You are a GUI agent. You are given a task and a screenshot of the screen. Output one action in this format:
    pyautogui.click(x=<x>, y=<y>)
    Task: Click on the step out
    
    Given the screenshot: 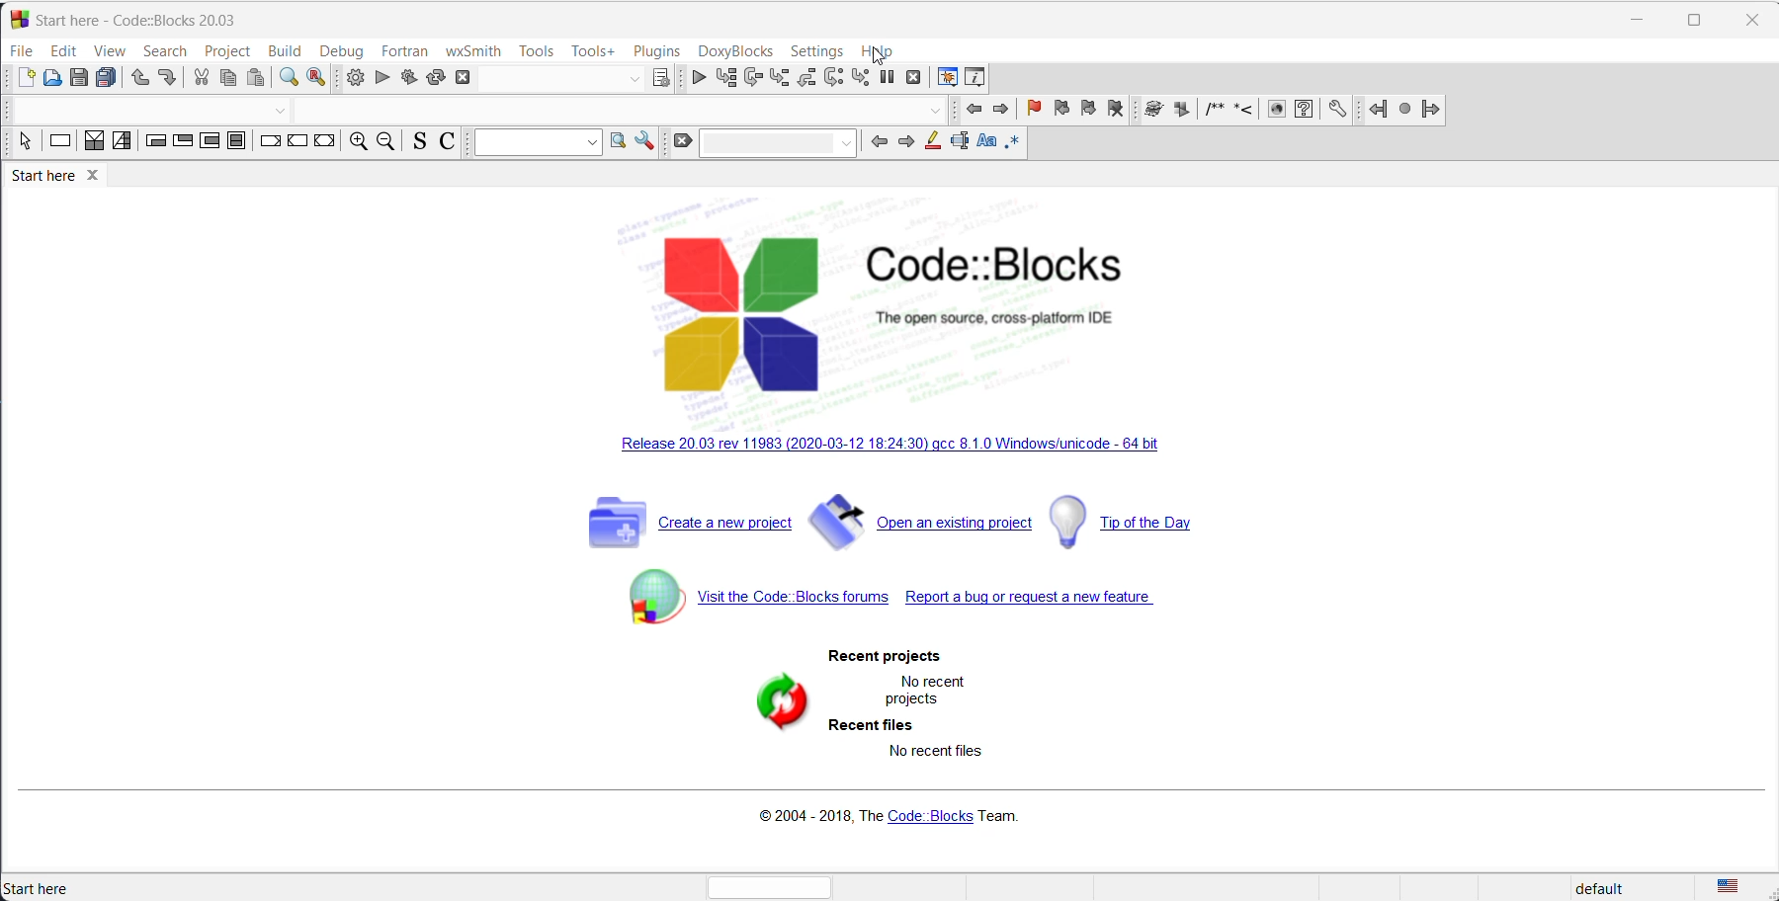 What is the action you would take?
    pyautogui.click(x=805, y=80)
    